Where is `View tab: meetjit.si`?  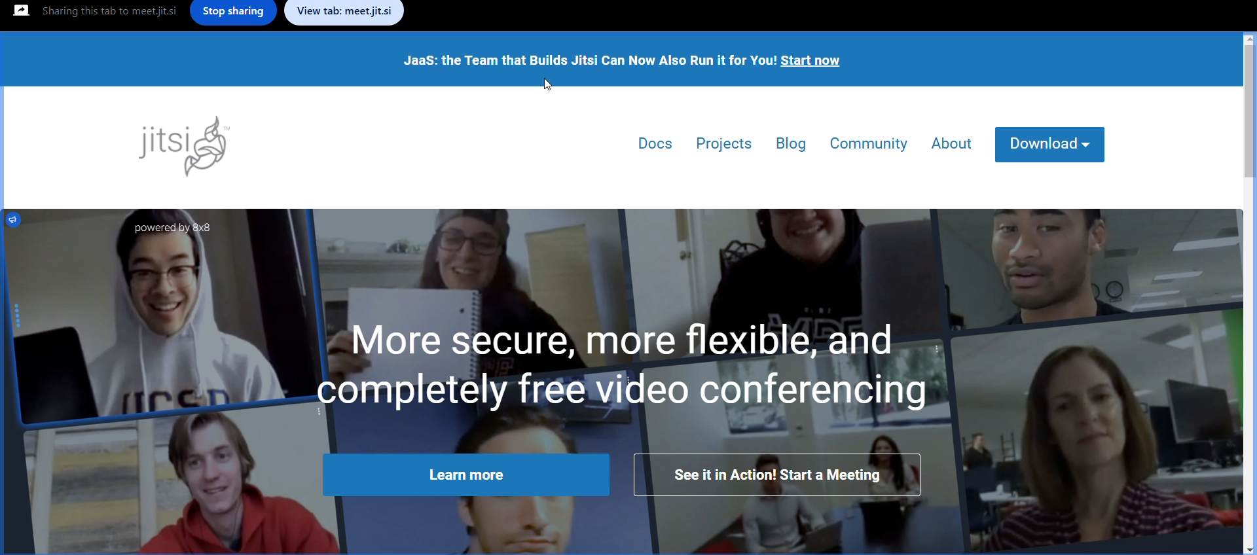
View tab: meetjit.si is located at coordinates (346, 14).